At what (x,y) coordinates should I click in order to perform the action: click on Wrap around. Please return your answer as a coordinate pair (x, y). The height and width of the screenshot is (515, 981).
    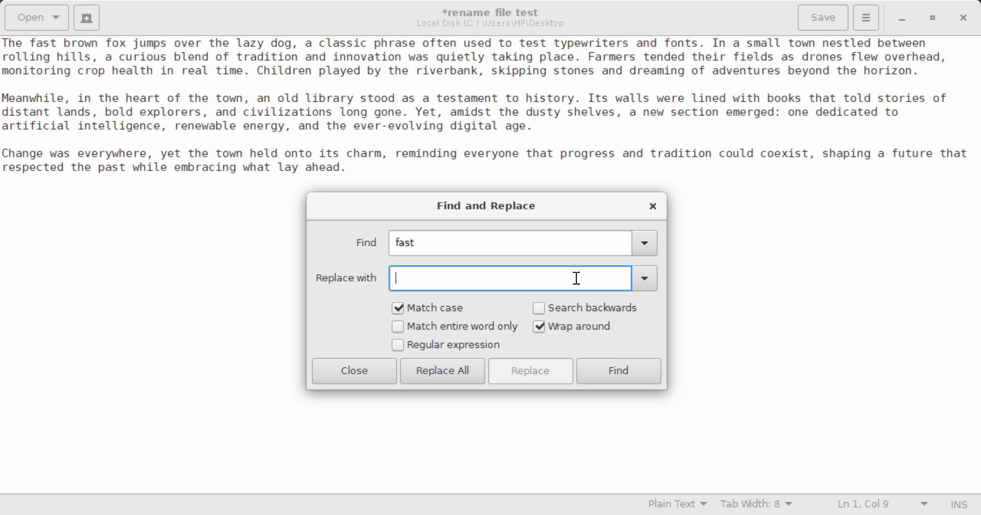
    Looking at the image, I should click on (589, 326).